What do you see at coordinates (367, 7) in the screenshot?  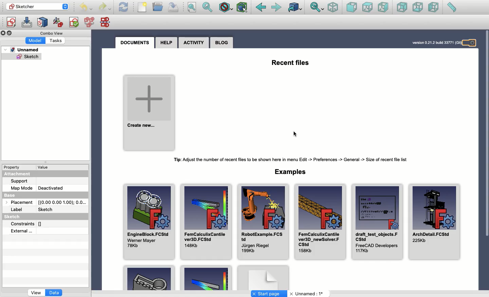 I see `Top` at bounding box center [367, 7].